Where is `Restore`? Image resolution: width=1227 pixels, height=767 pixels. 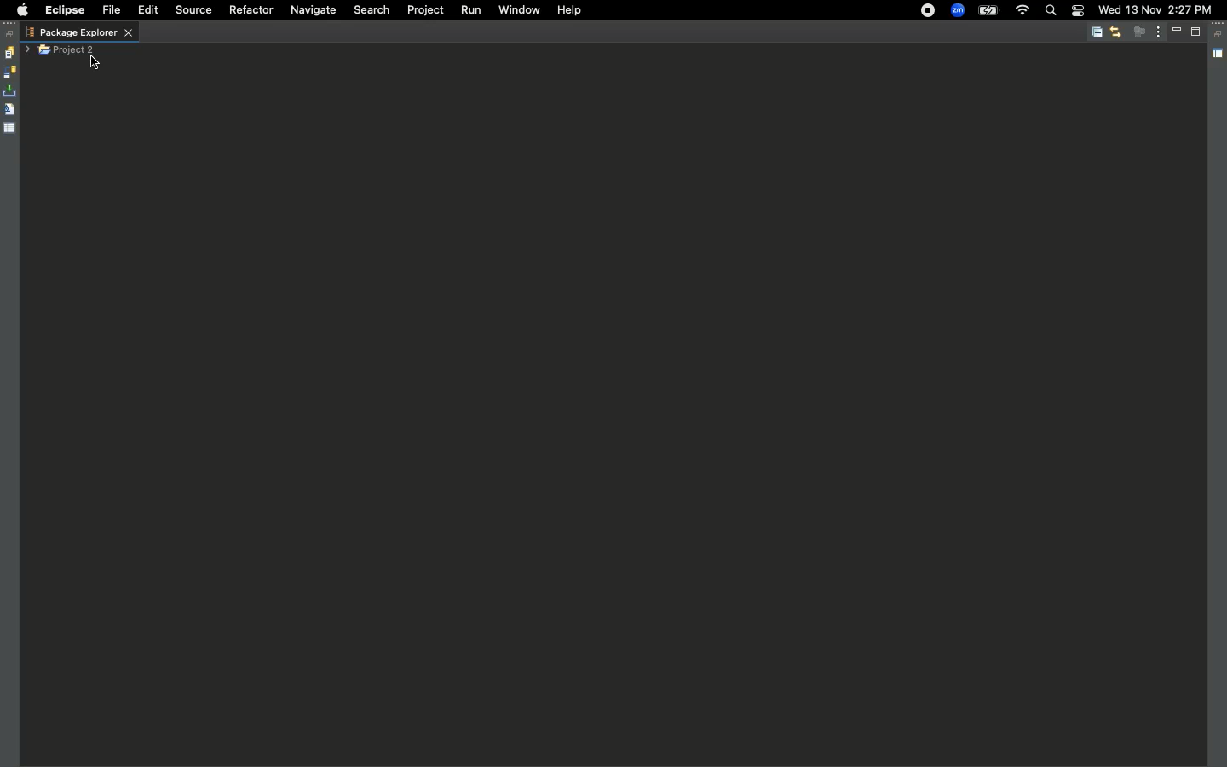 Restore is located at coordinates (1219, 35).